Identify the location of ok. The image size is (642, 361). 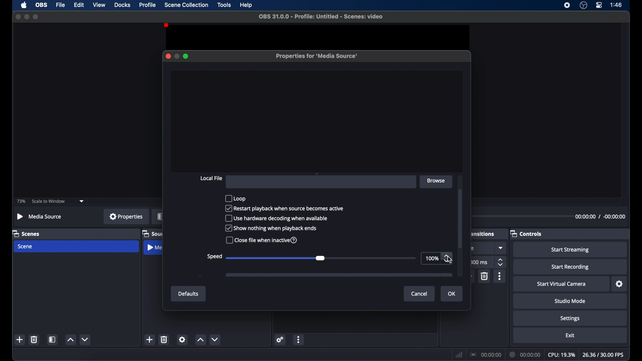
(452, 294).